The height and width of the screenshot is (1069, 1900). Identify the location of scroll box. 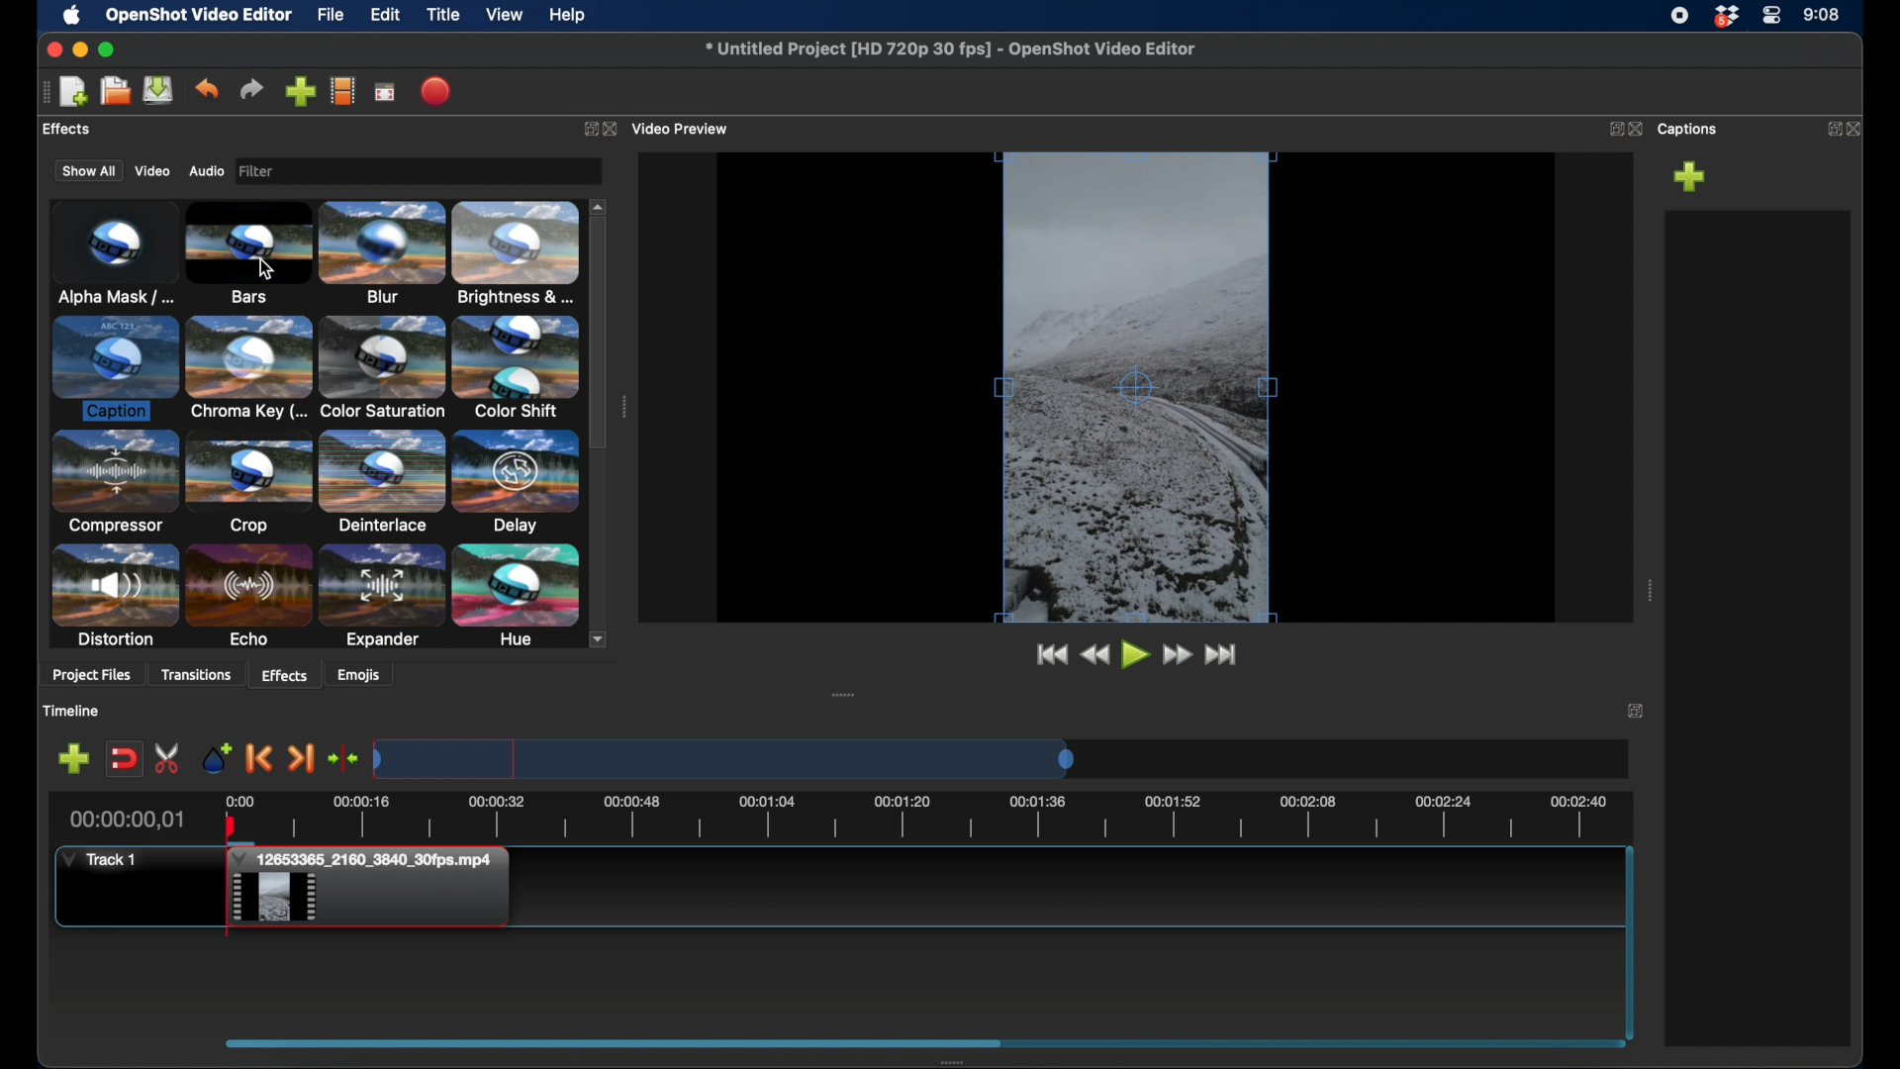
(612, 1043).